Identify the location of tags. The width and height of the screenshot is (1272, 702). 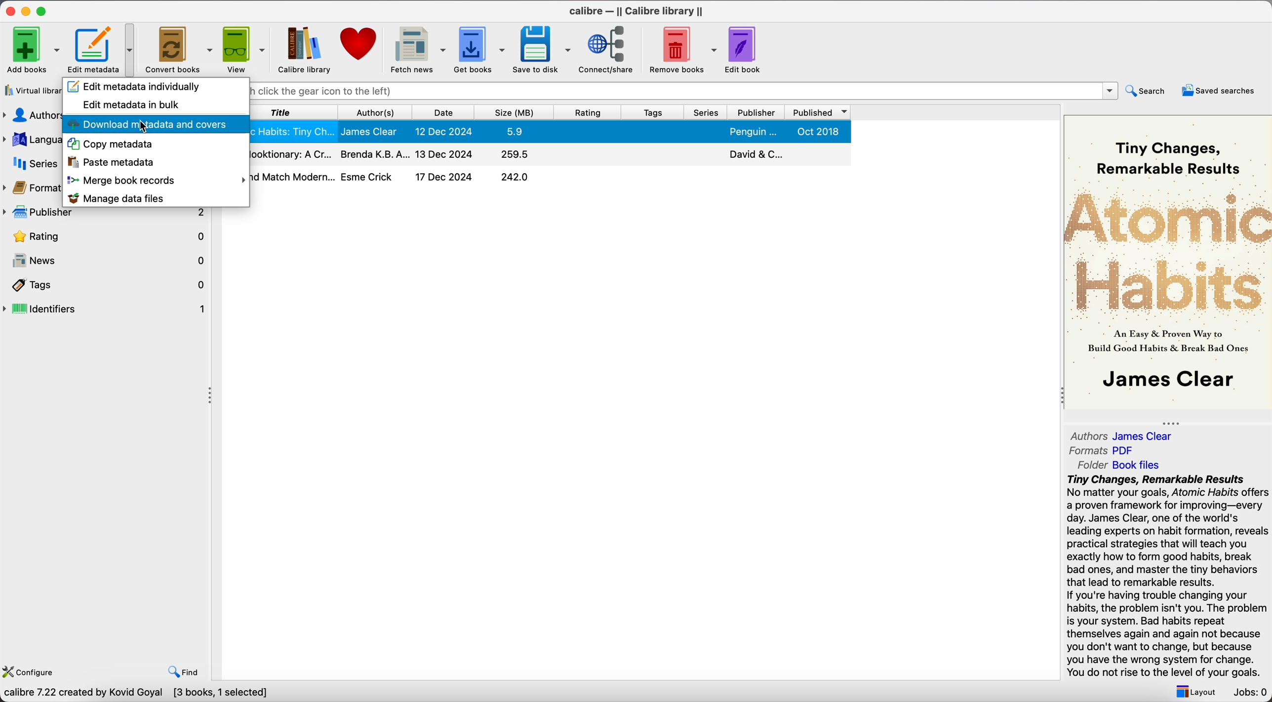
(110, 285).